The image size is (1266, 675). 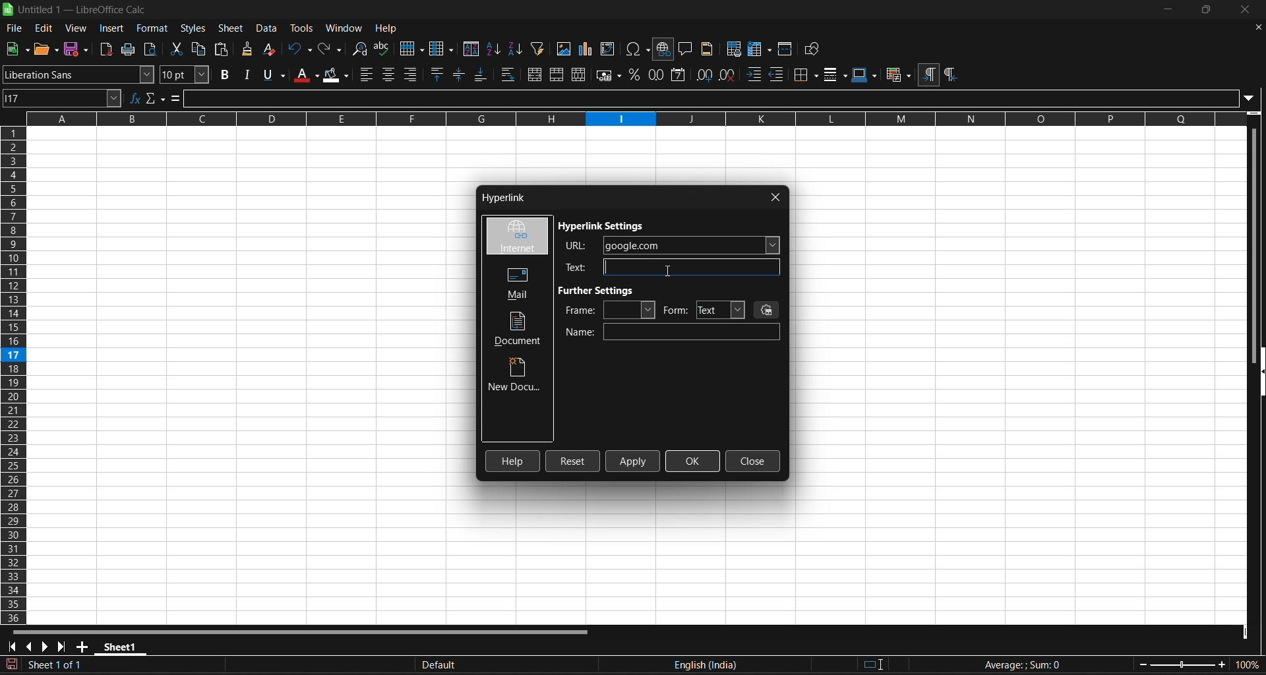 I want to click on add decimal place, so click(x=703, y=74).